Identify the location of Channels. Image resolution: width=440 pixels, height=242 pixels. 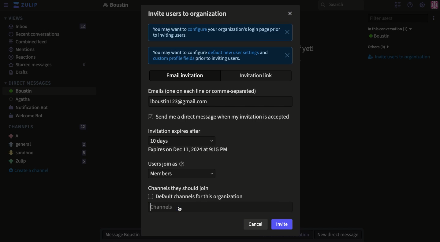
(46, 127).